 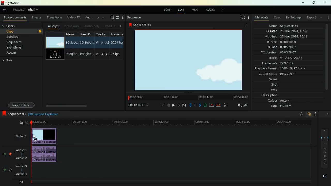 What do you see at coordinates (103, 18) in the screenshot?
I see `add` at bounding box center [103, 18].